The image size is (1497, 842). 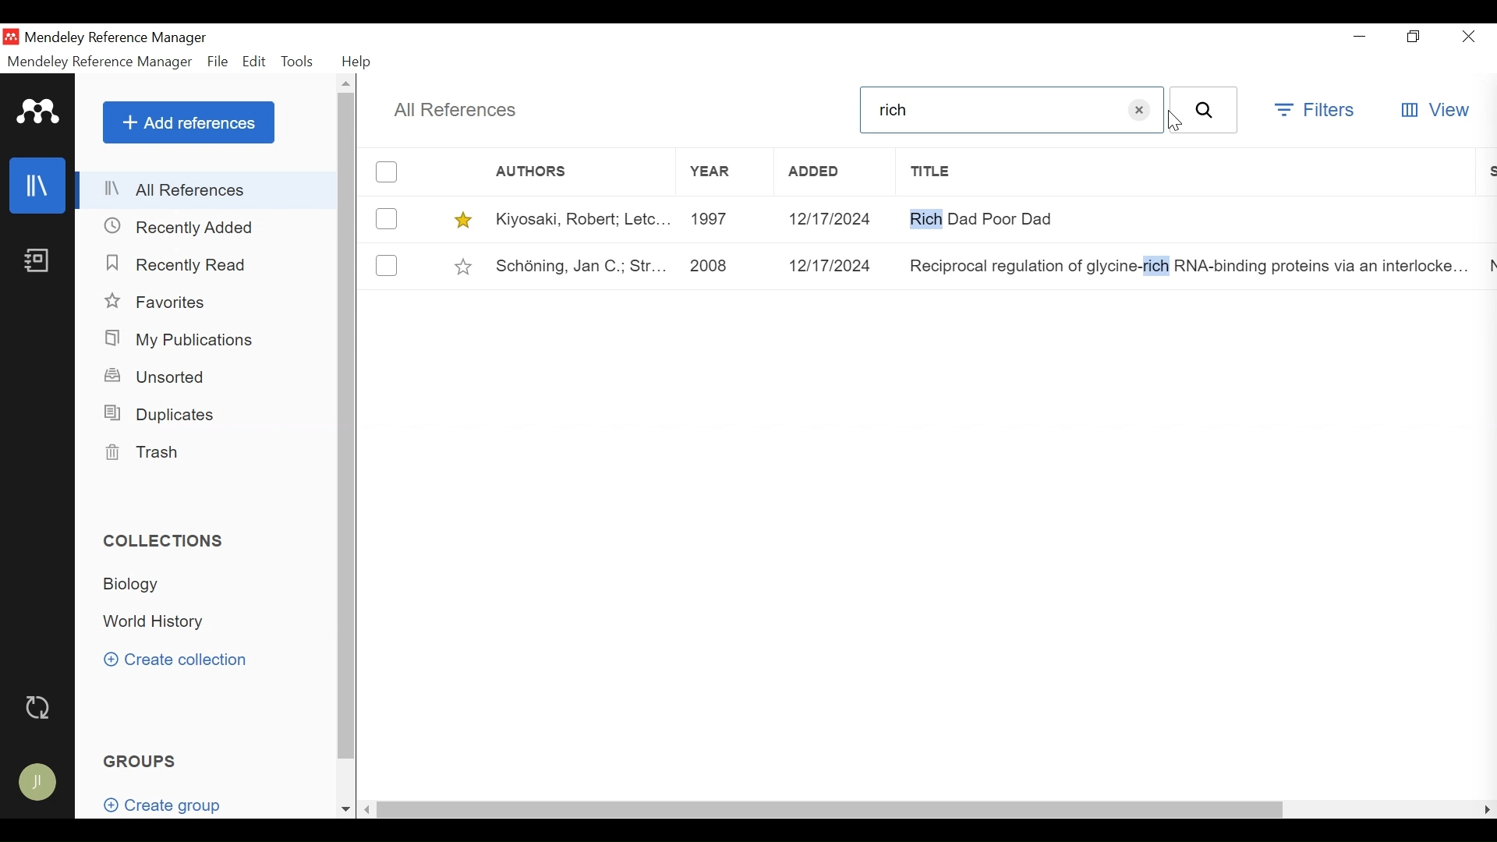 I want to click on Close, so click(x=1467, y=36).